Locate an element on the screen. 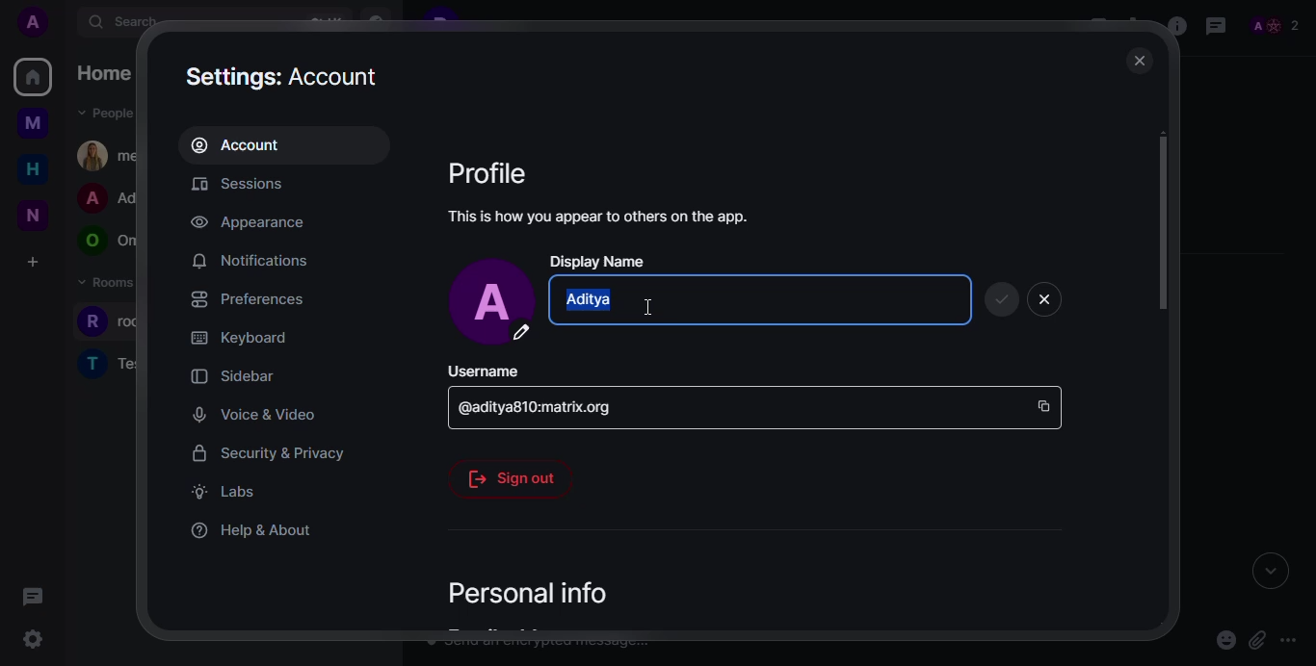 The height and width of the screenshot is (666, 1316). myspace is located at coordinates (33, 124).